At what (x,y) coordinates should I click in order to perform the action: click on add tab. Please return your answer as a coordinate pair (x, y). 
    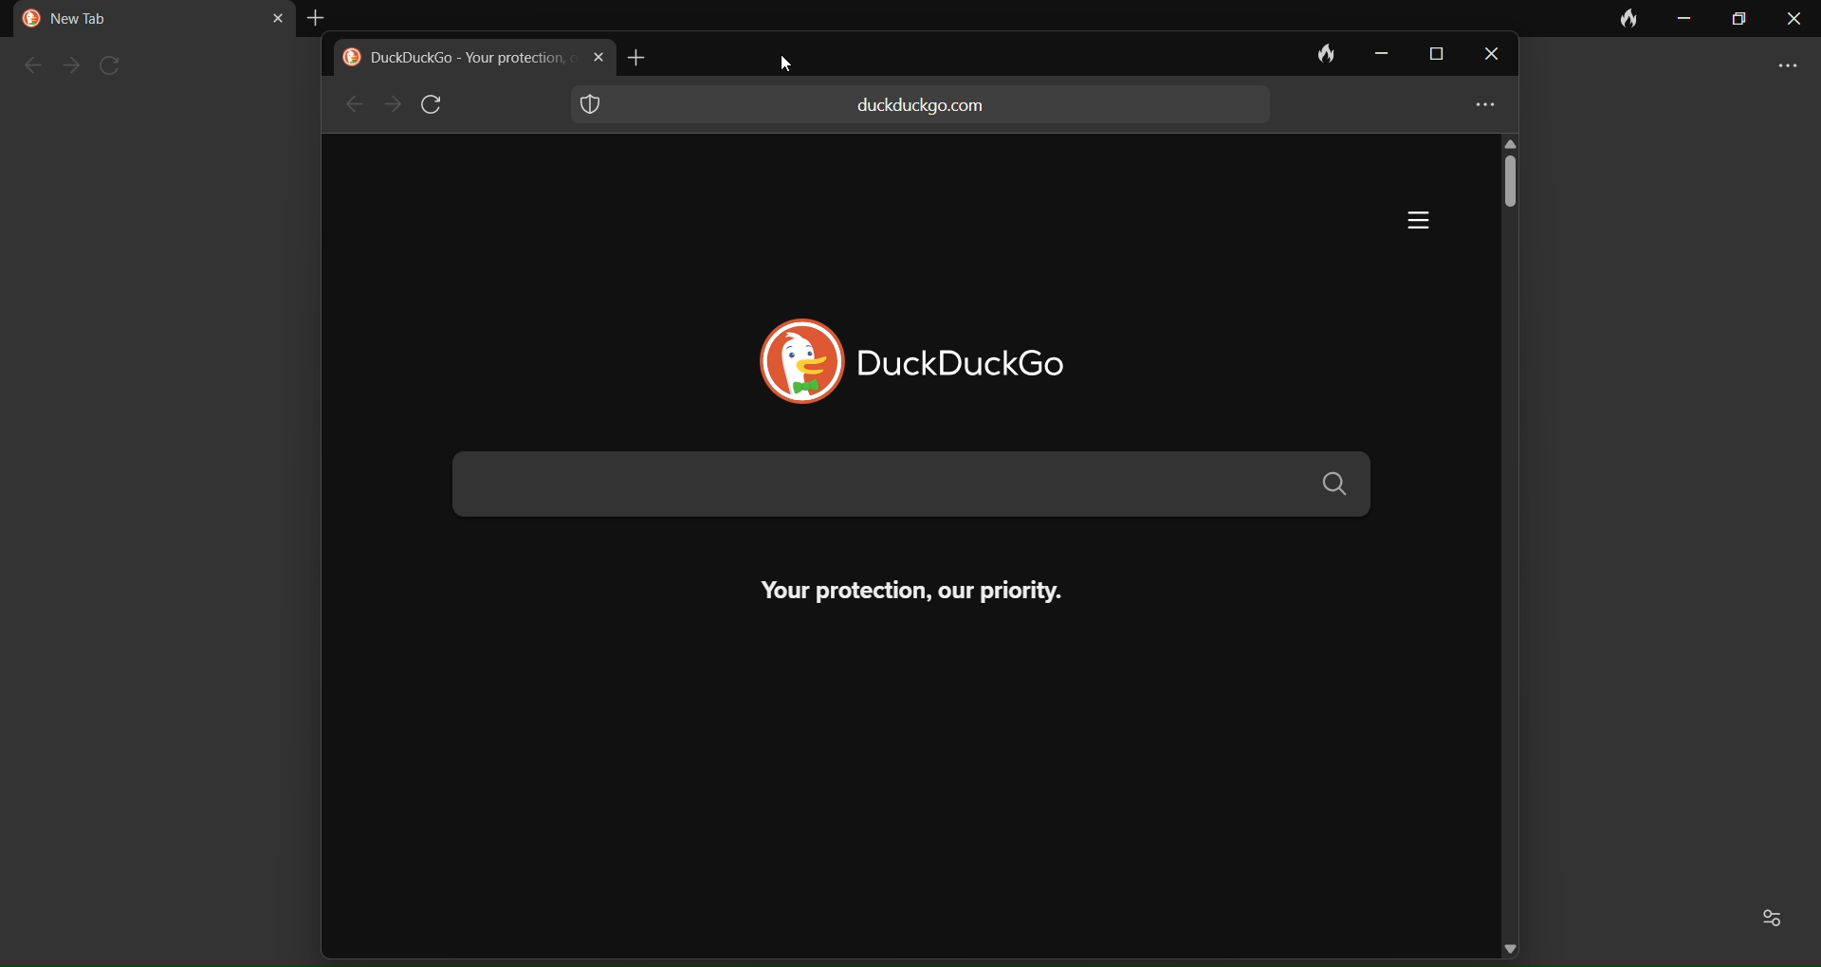
    Looking at the image, I should click on (319, 15).